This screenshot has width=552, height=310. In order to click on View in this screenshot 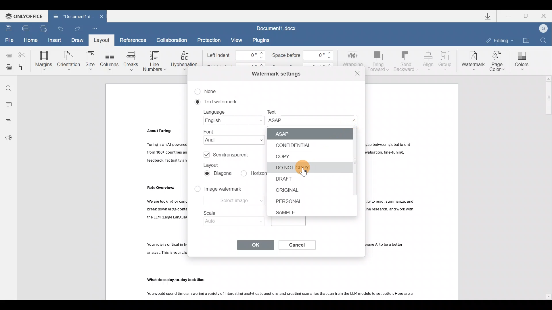, I will do `click(237, 39)`.